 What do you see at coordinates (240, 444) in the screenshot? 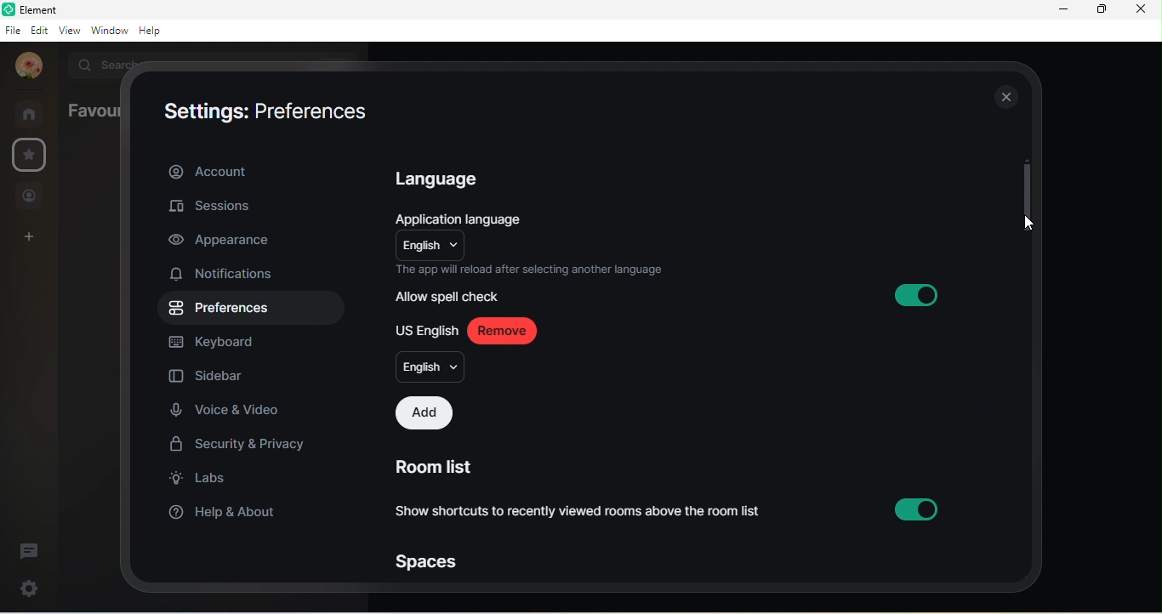
I see `security and privacy` at bounding box center [240, 444].